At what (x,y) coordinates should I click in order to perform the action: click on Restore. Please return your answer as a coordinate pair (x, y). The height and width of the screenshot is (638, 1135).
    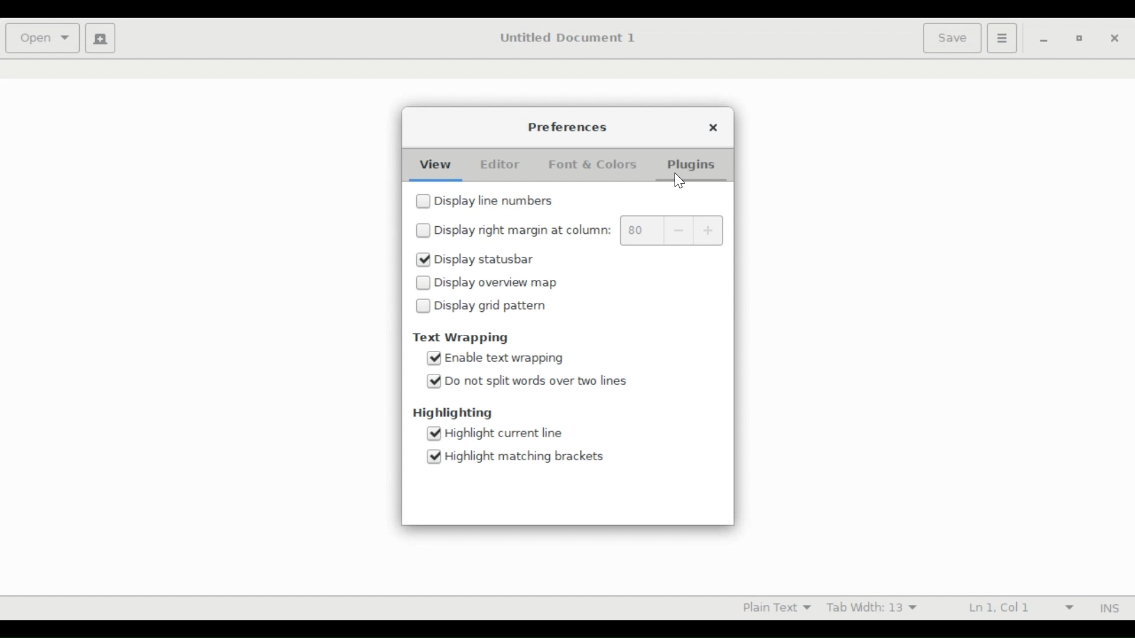
    Looking at the image, I should click on (1081, 39).